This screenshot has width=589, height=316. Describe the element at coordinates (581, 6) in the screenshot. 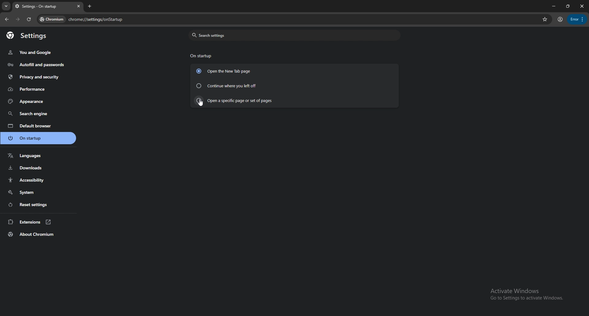

I see `close` at that location.